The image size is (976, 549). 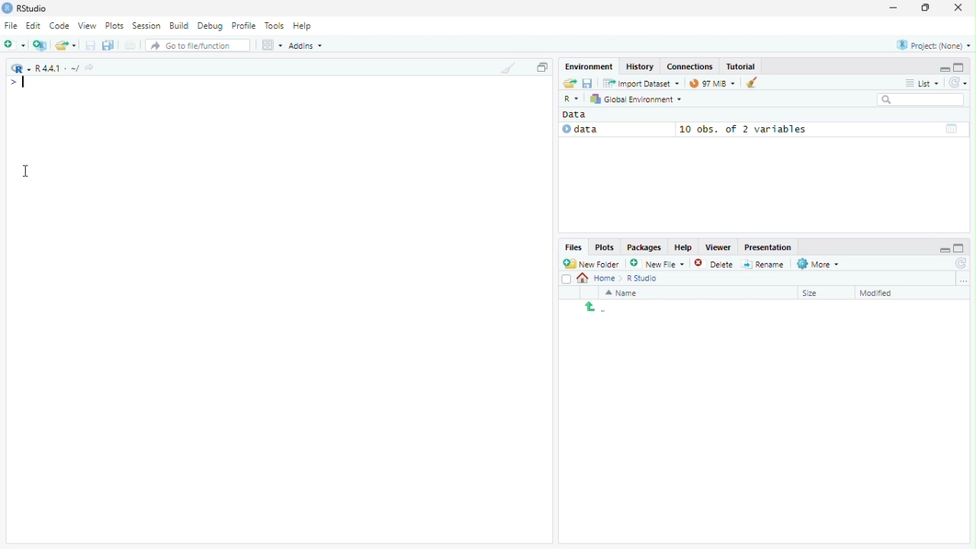 I want to click on Cursor, so click(x=27, y=170).